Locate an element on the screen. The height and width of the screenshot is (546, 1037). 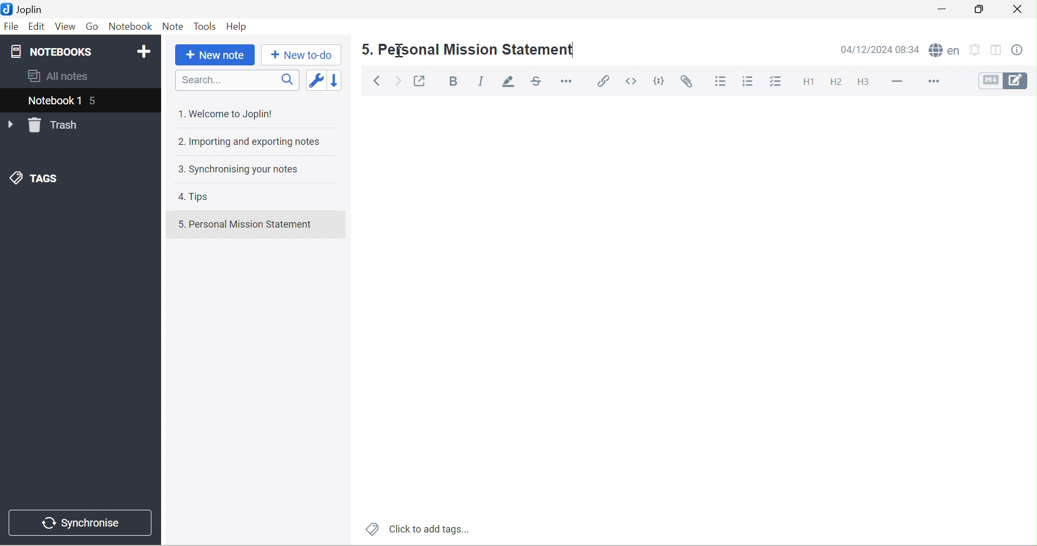
Heading 1 is located at coordinates (813, 81).